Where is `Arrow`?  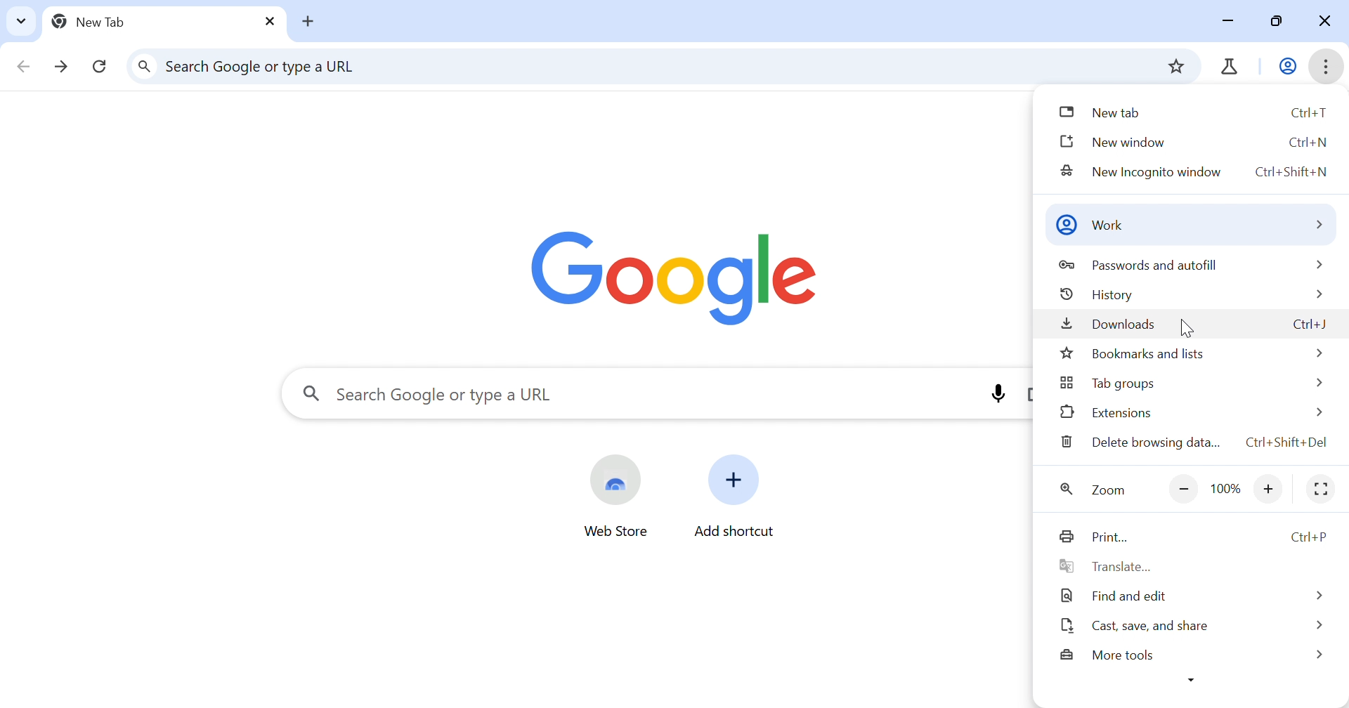
Arrow is located at coordinates (1316, 413).